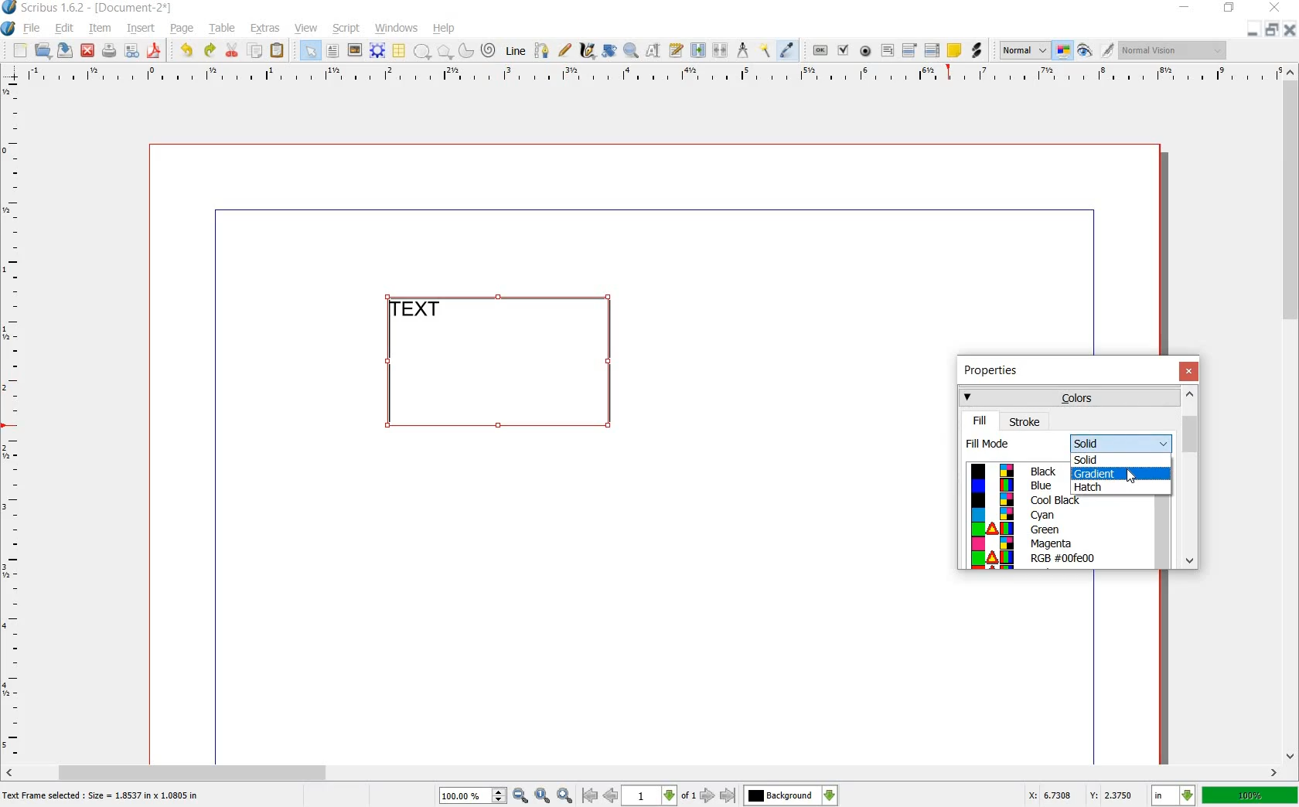 Image resolution: width=1299 pixels, height=807 pixels. What do you see at coordinates (791, 795) in the screenshot?
I see `Background` at bounding box center [791, 795].